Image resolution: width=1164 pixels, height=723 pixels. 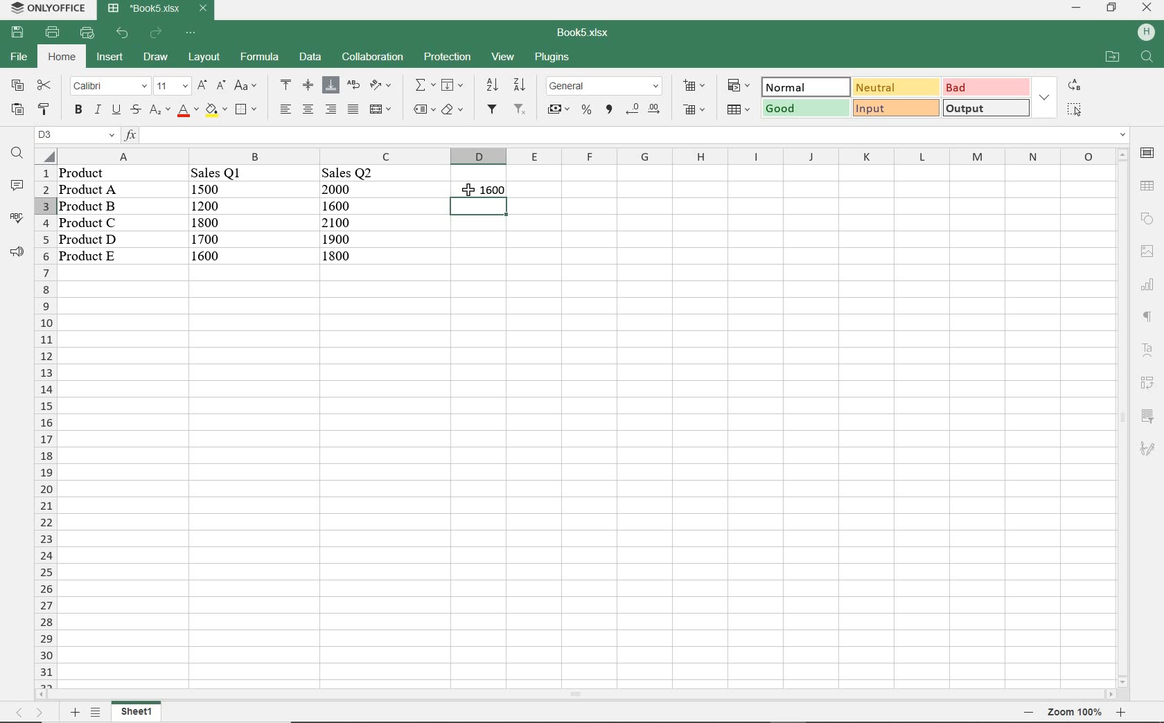 I want to click on delete cells, so click(x=694, y=109).